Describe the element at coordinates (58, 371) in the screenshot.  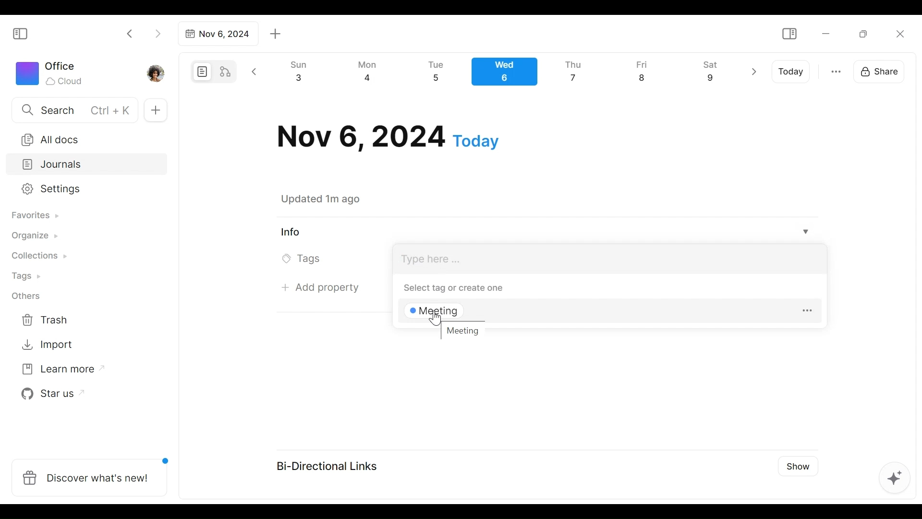
I see `Learn more` at that location.